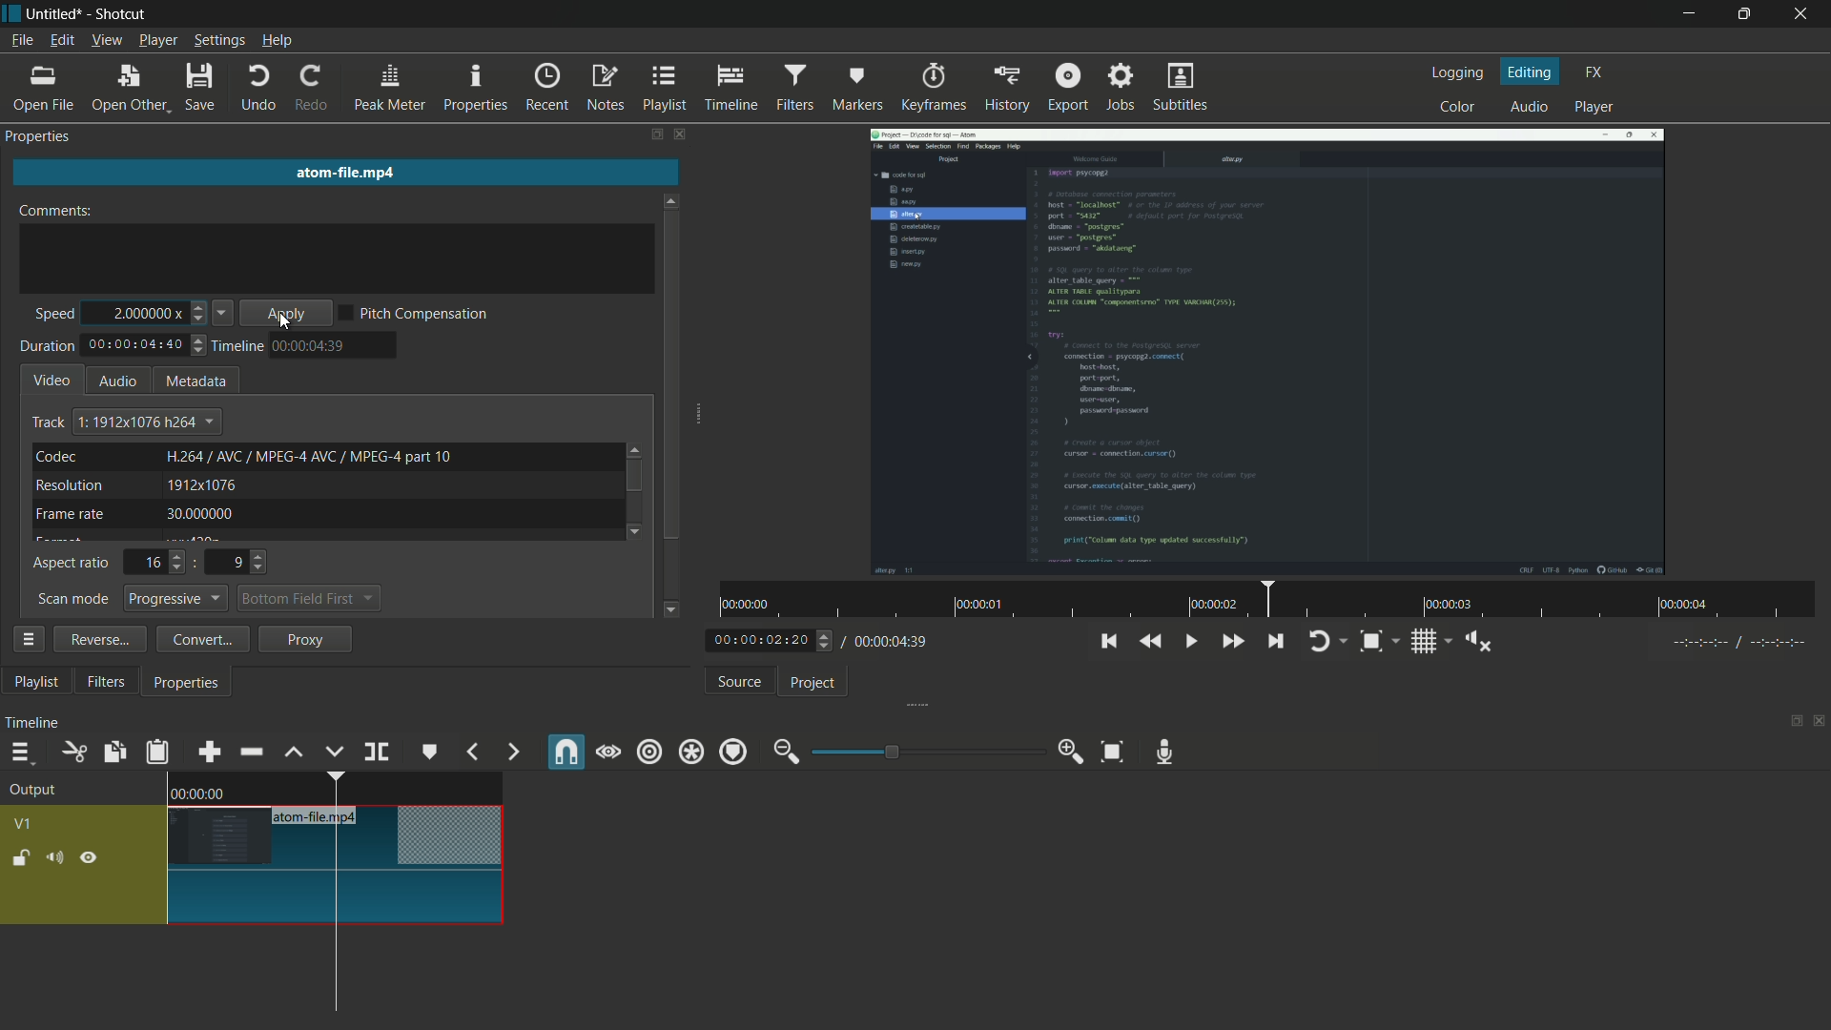 This screenshot has height=1030, width=1831. Describe the element at coordinates (763, 641) in the screenshot. I see `current time` at that location.